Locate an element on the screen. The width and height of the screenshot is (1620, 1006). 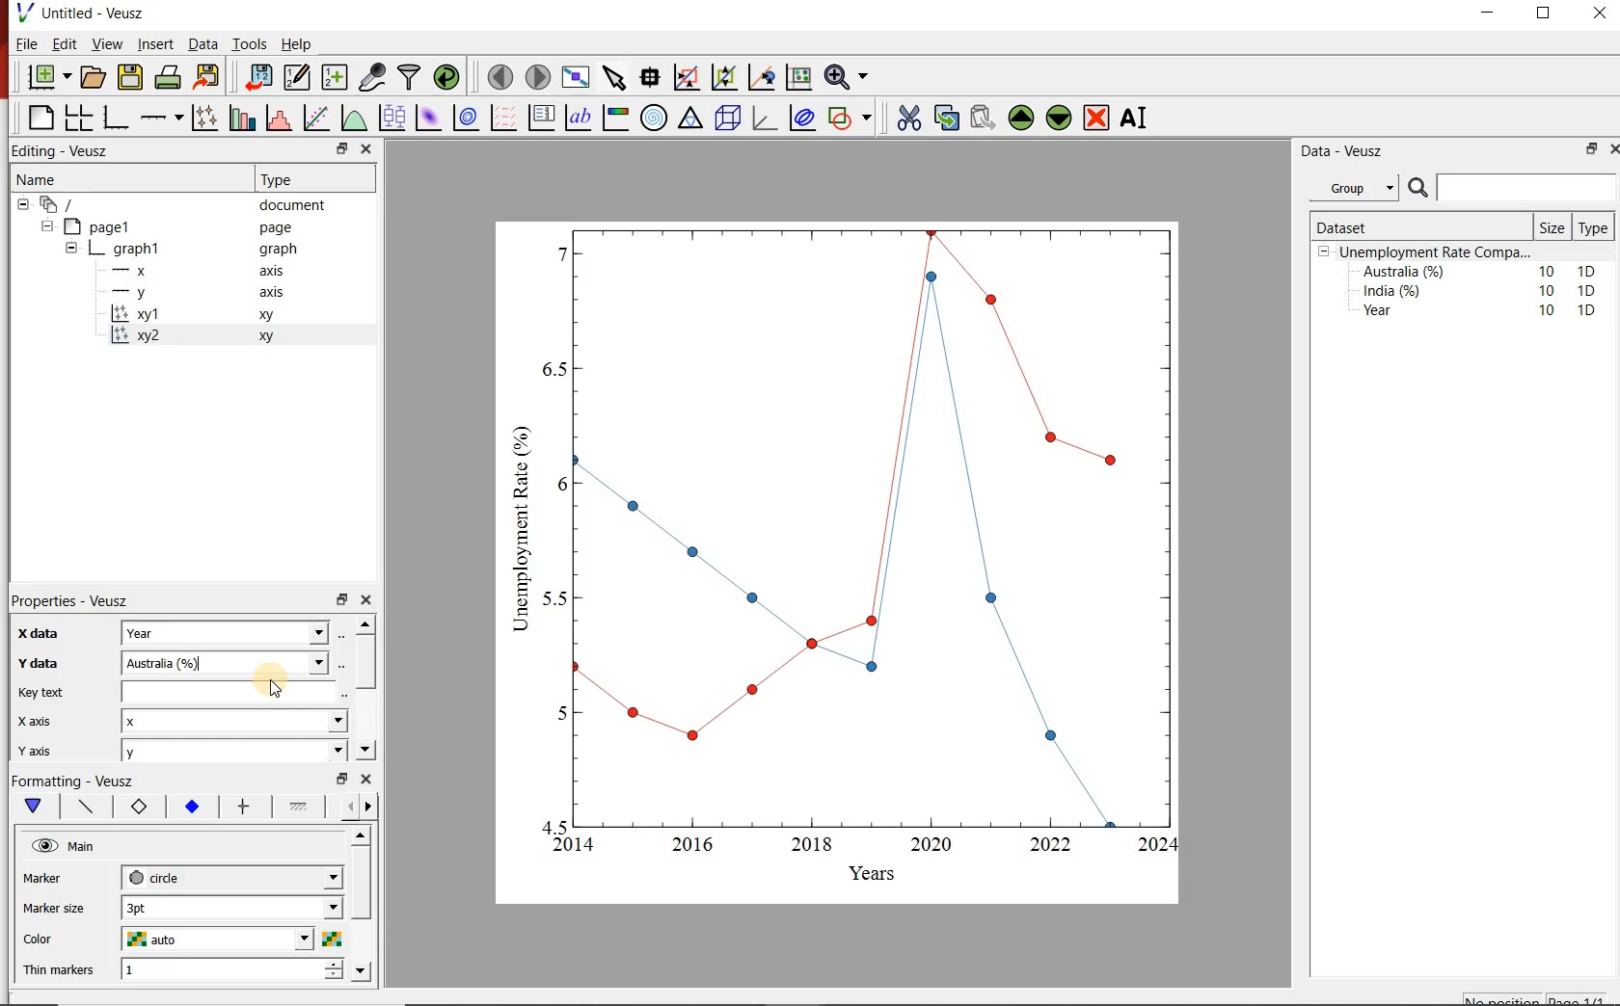
main is located at coordinates (38, 807).